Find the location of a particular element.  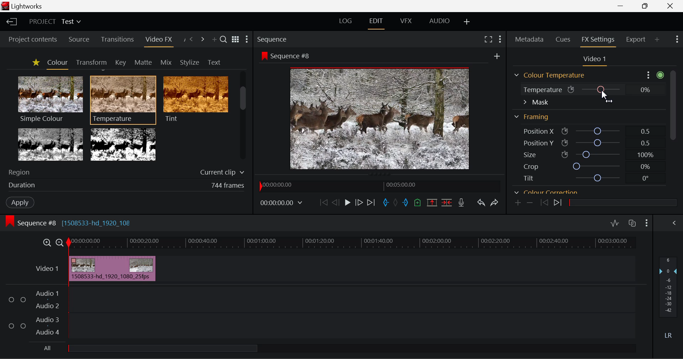

Effect Added is located at coordinates (113, 268).